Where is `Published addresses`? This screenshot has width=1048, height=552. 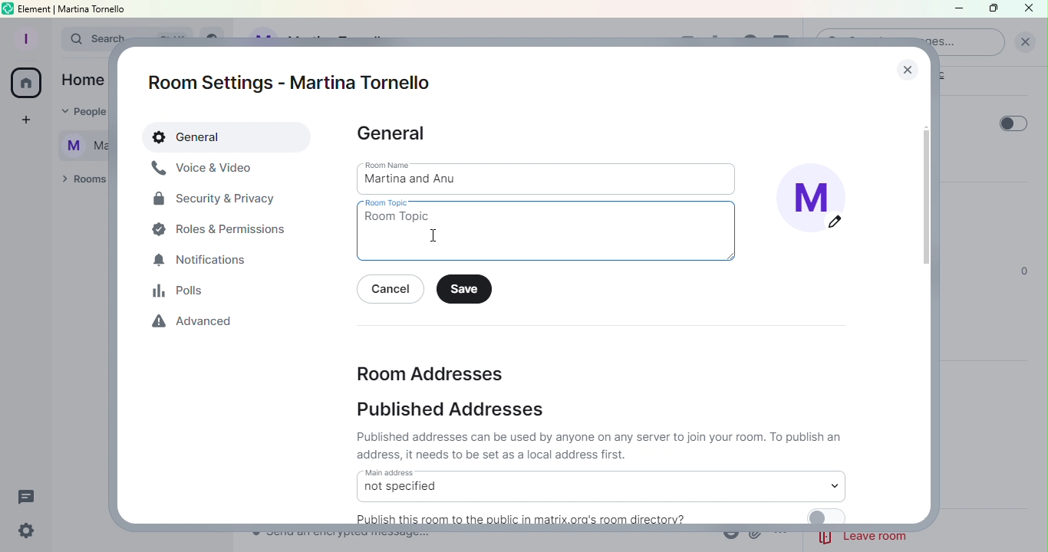
Published addresses is located at coordinates (455, 409).